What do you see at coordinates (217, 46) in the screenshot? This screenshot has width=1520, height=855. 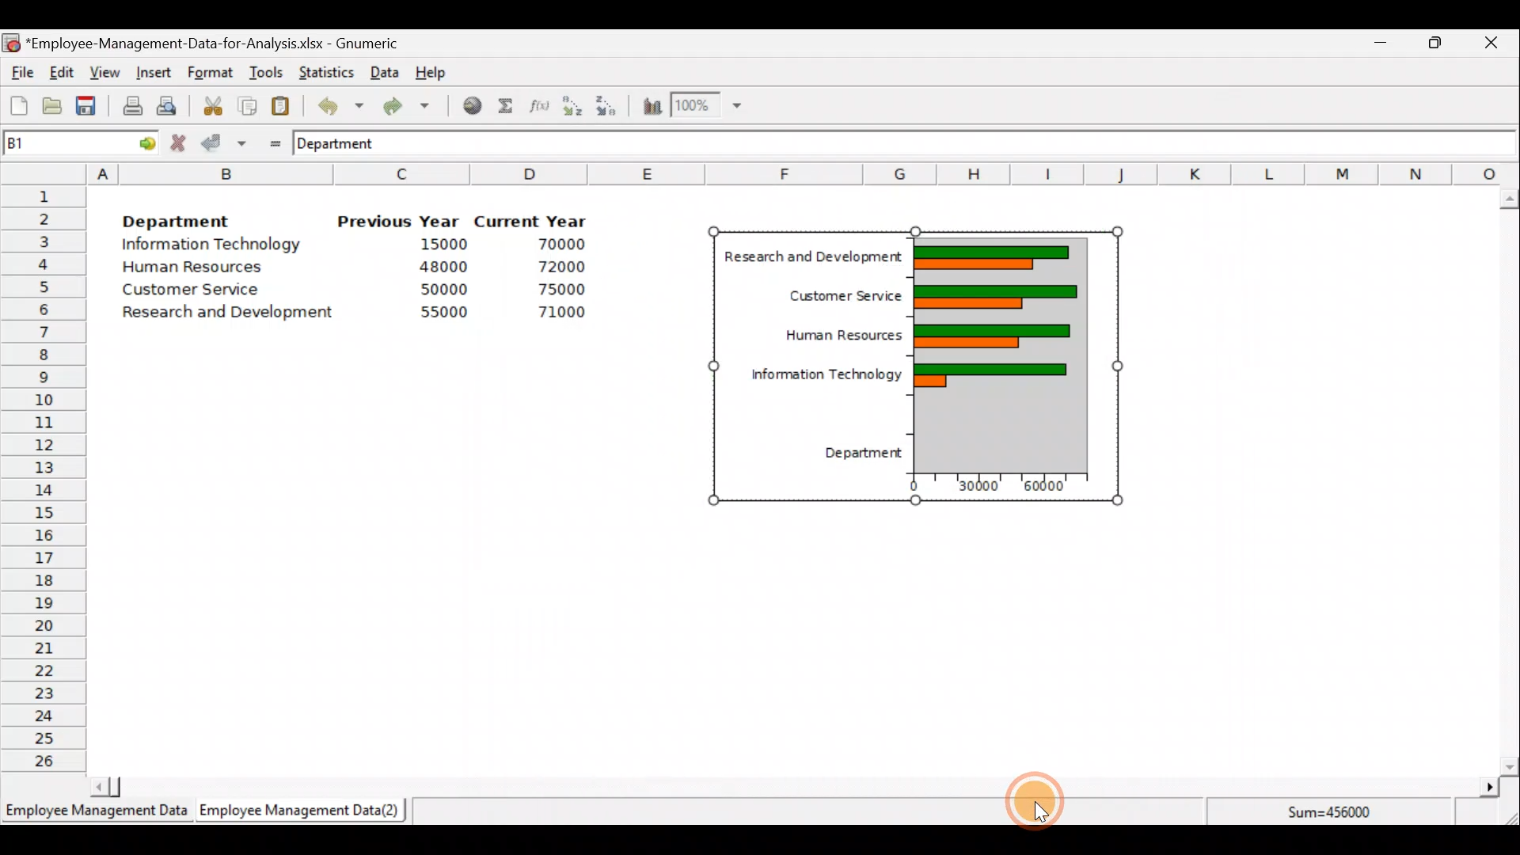 I see `‘Employee-Management-Data-for-Analysis.xlsx - Gnumeric` at bounding box center [217, 46].